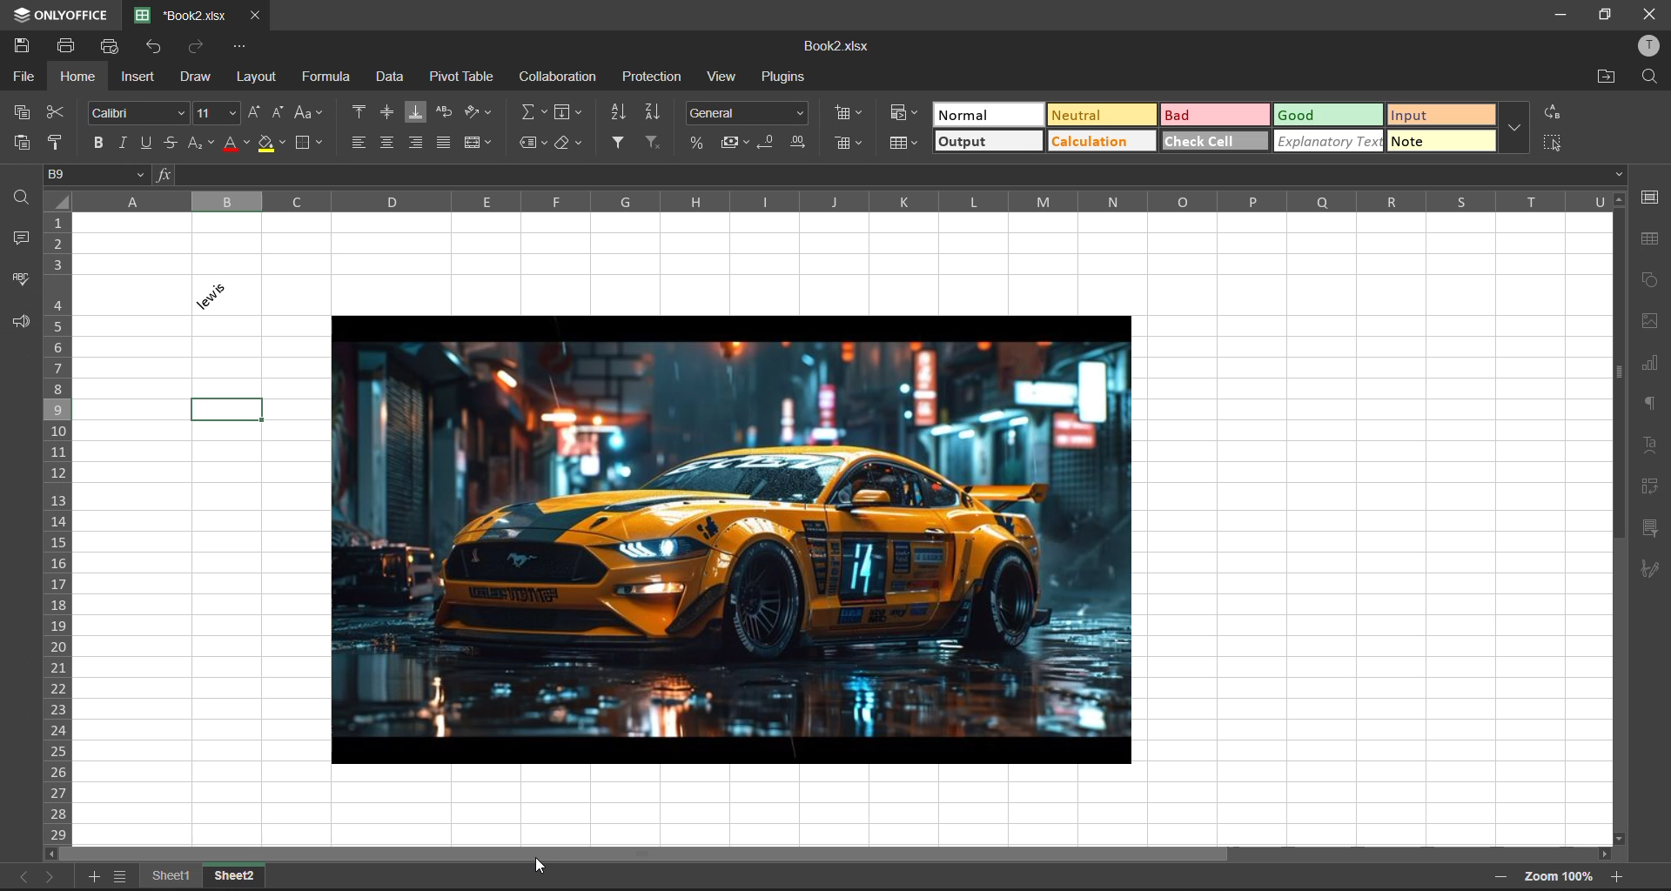 The height and width of the screenshot is (891, 1671). What do you see at coordinates (1604, 15) in the screenshot?
I see `maximize` at bounding box center [1604, 15].